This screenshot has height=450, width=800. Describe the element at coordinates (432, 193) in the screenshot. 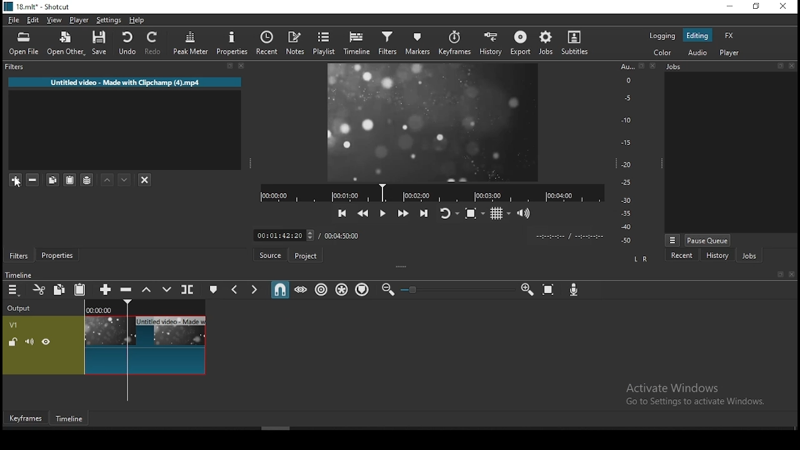

I see `Timeline Navigator` at that location.